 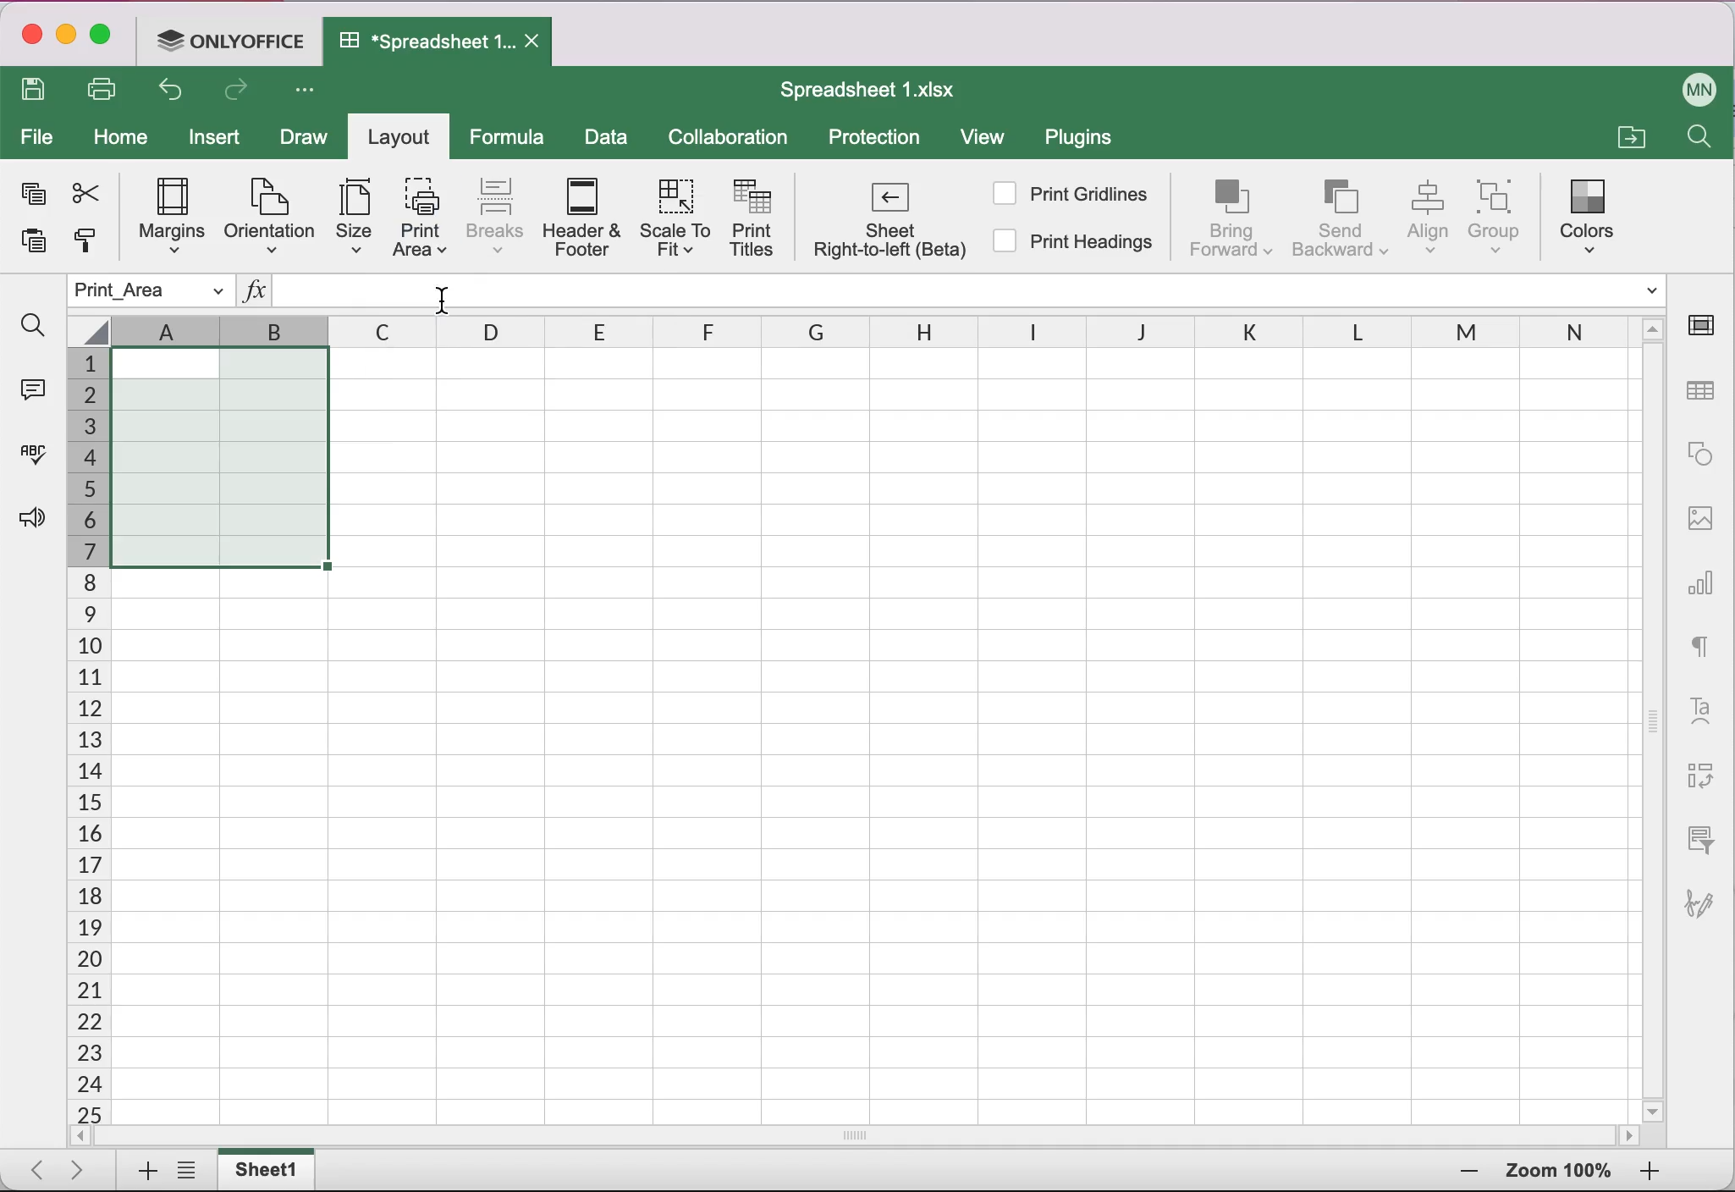 What do you see at coordinates (1697, 141) in the screenshot?
I see `Find` at bounding box center [1697, 141].